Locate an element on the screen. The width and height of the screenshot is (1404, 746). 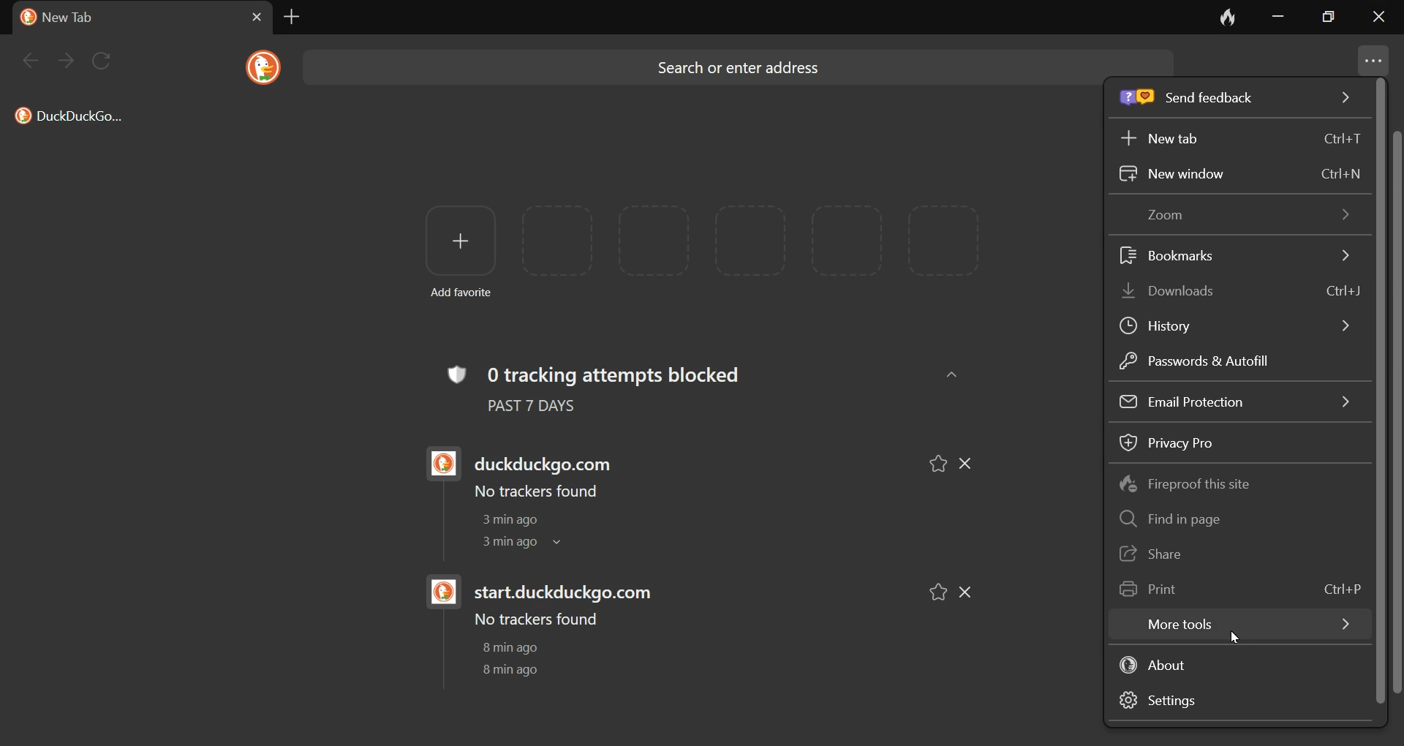
Privacy Pro is located at coordinates (1170, 441).